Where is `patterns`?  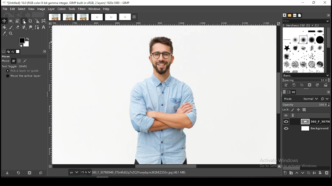 patterns is located at coordinates (290, 16).